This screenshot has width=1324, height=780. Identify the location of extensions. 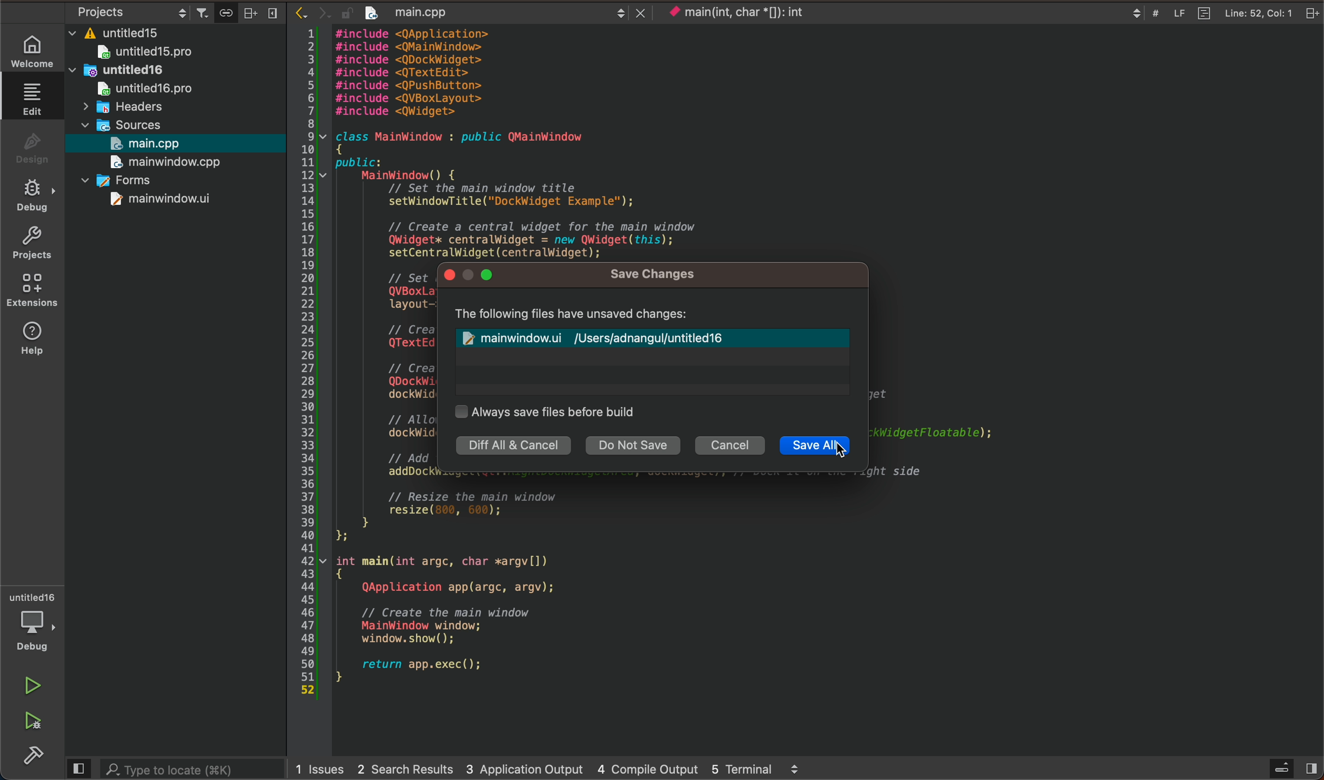
(32, 291).